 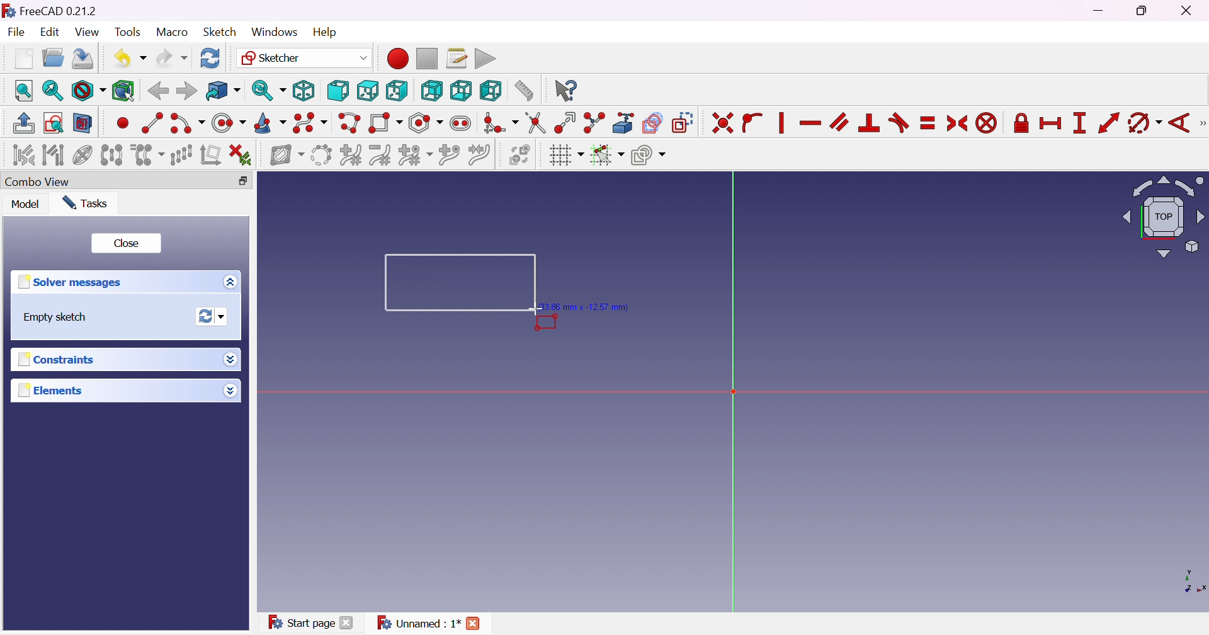 What do you see at coordinates (382, 155) in the screenshot?
I see `Decrease B-spline degree` at bounding box center [382, 155].